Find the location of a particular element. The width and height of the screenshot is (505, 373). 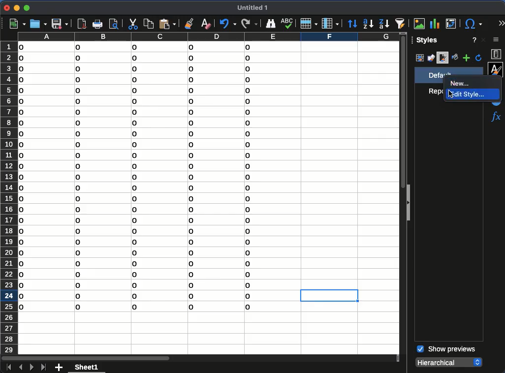

special character is located at coordinates (473, 24).